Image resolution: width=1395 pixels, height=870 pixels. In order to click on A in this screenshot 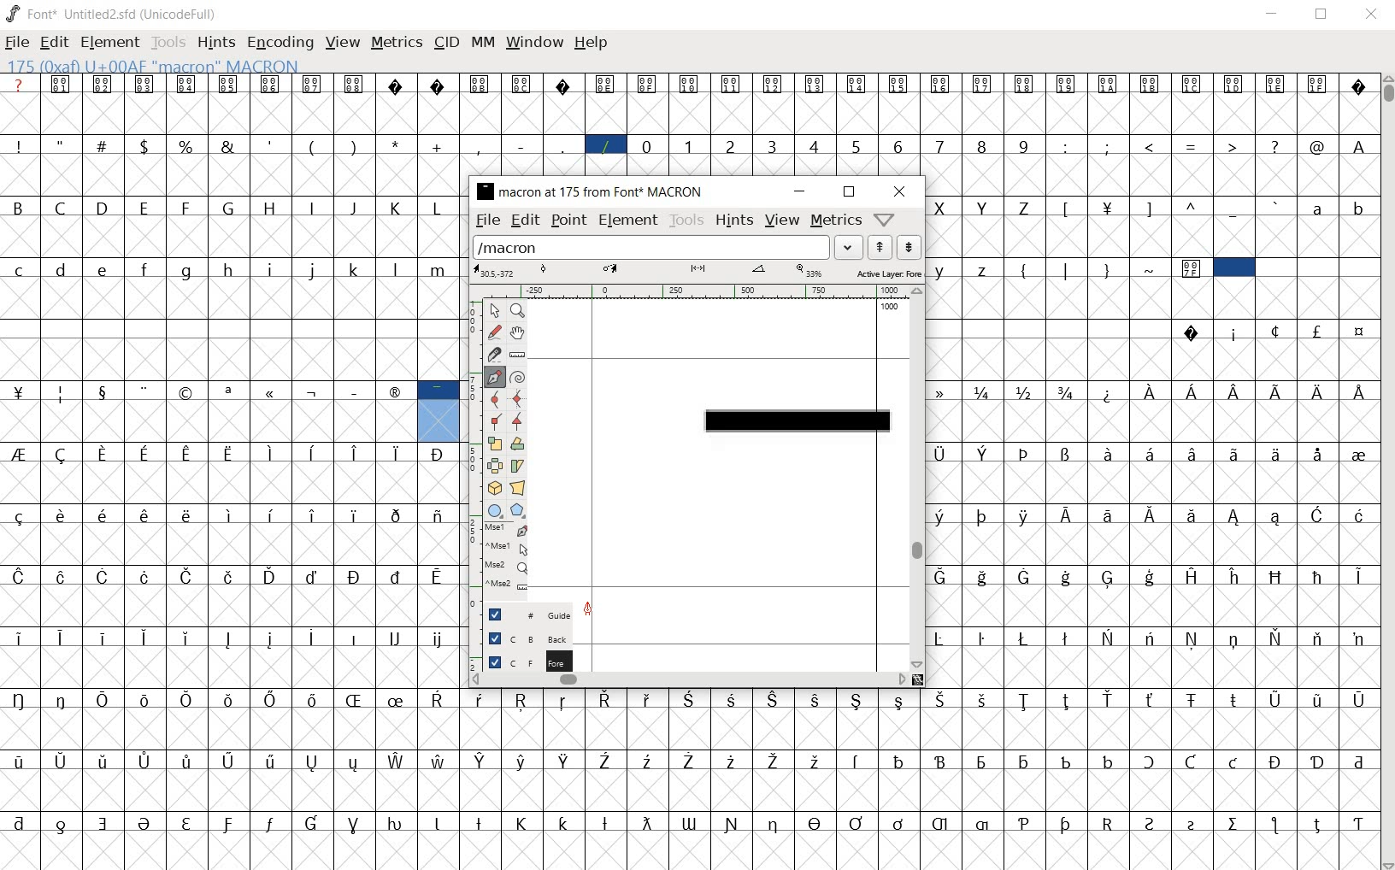, I will do `click(1361, 145)`.